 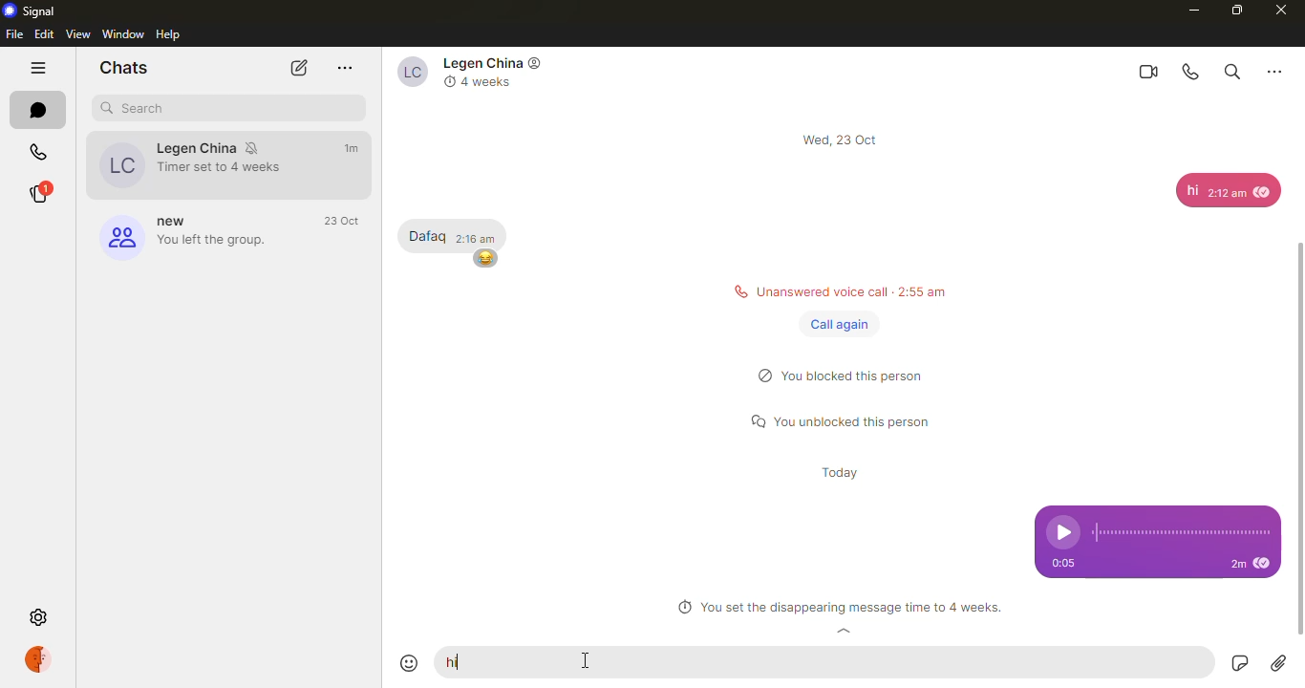 I want to click on chats, so click(x=123, y=67).